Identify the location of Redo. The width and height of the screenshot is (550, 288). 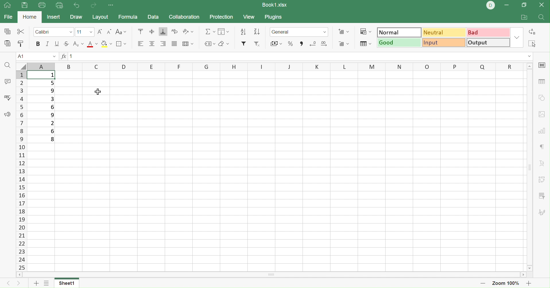
(94, 5).